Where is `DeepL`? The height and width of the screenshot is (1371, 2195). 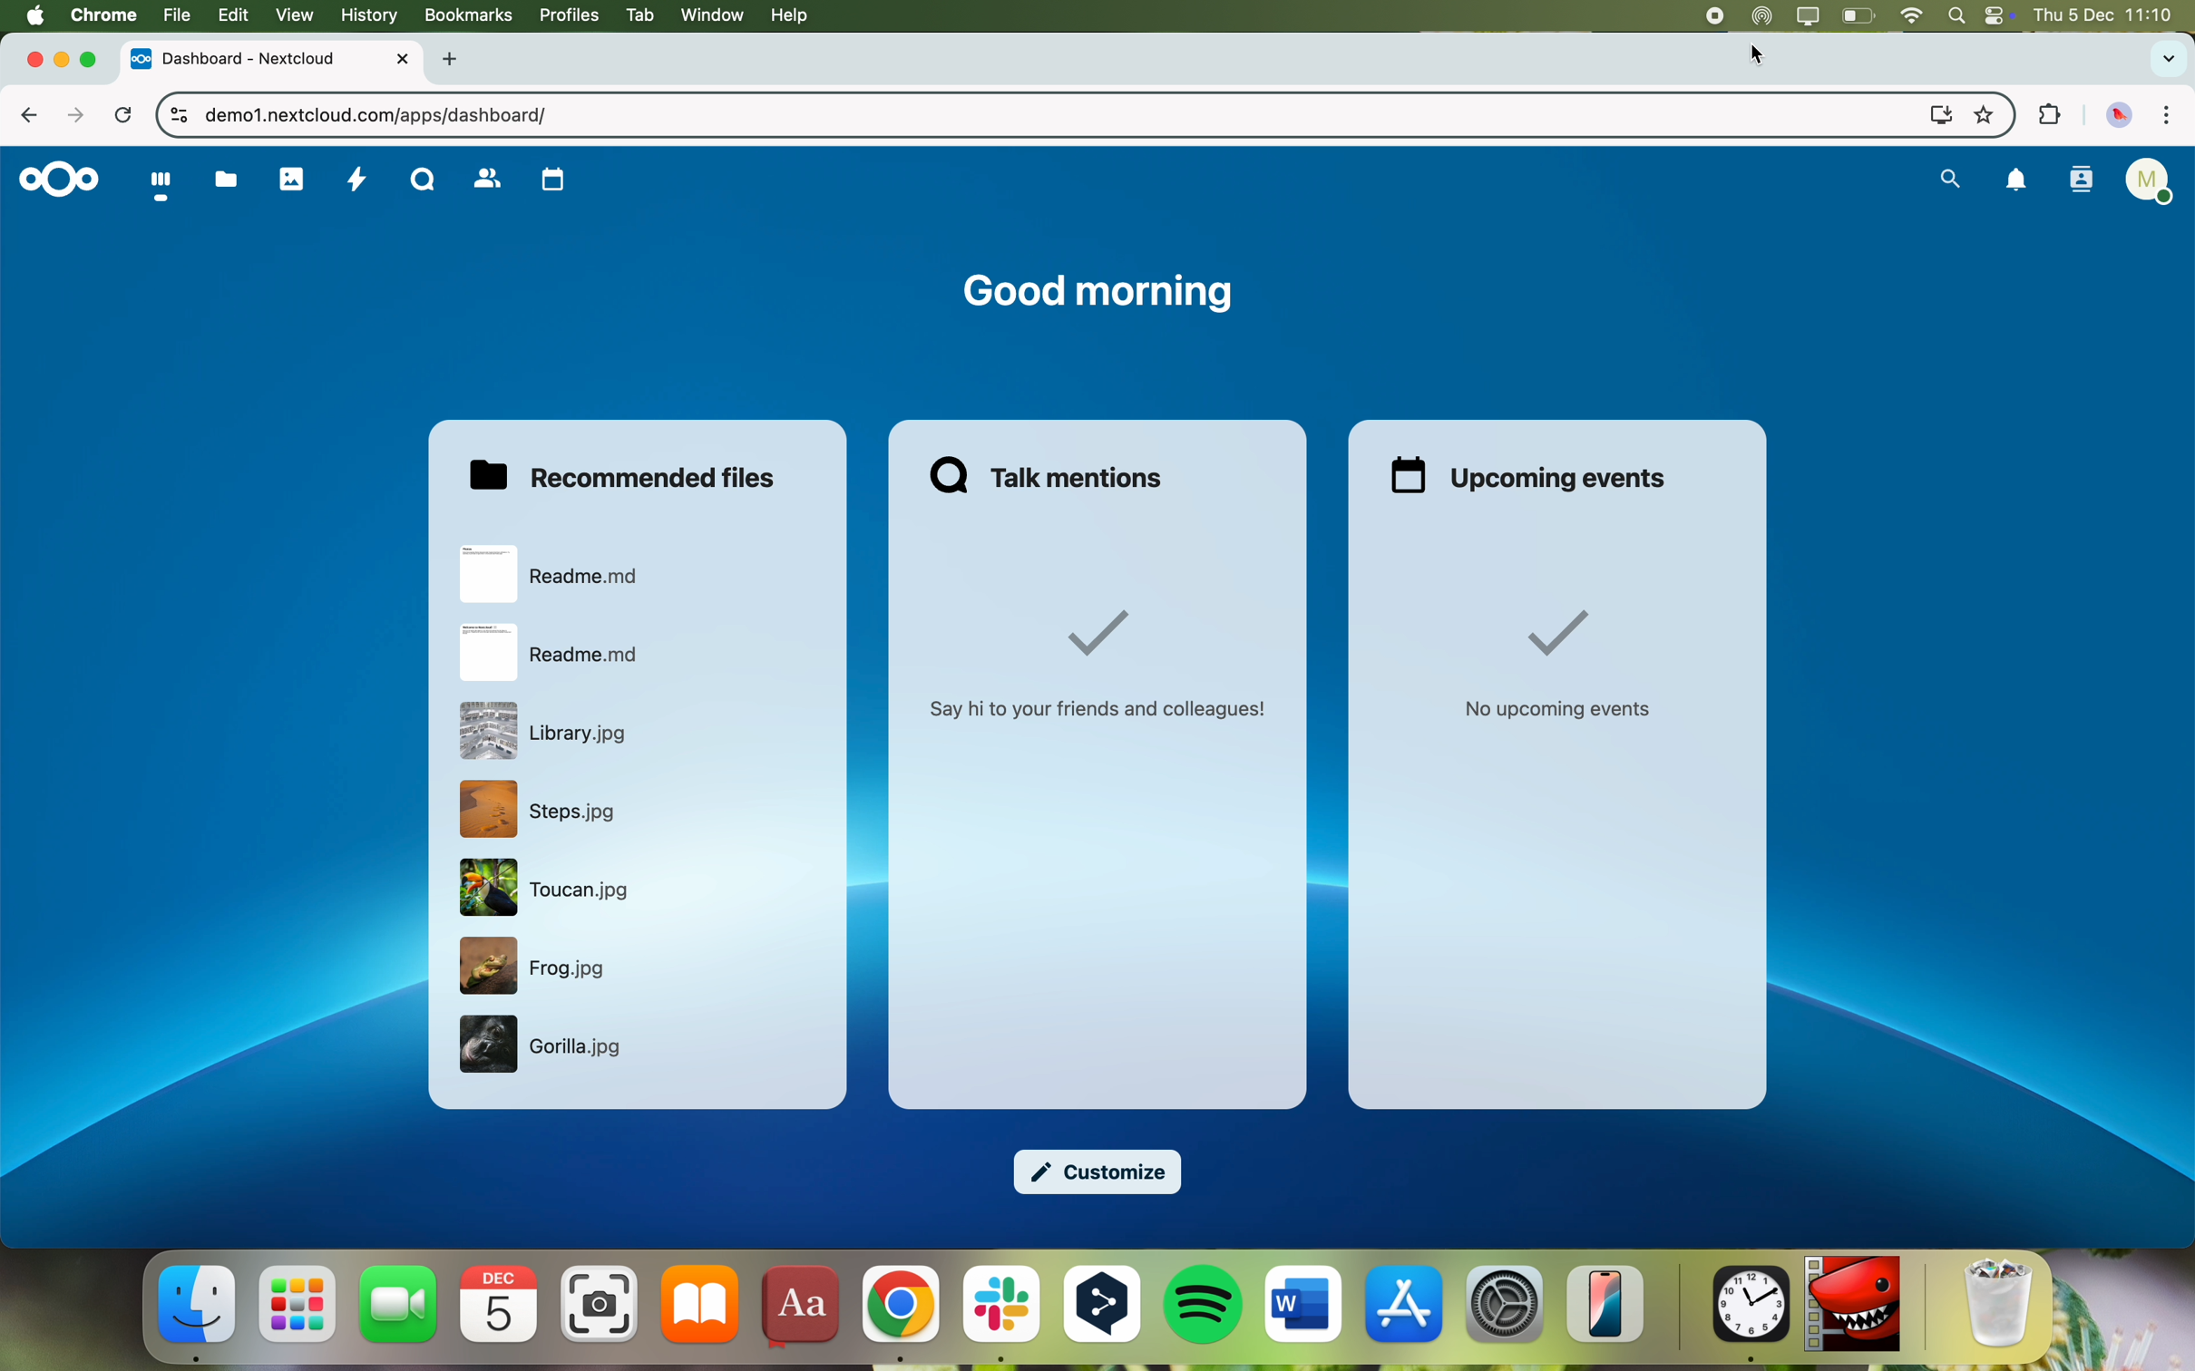
DeepL is located at coordinates (1104, 1314).